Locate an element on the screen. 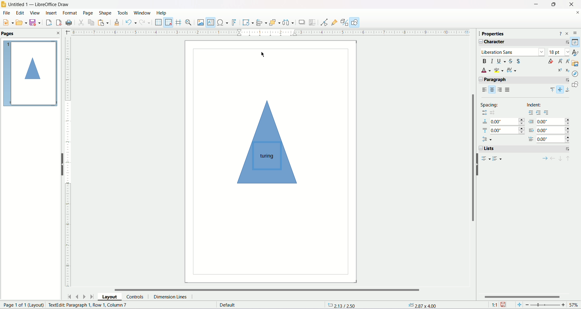 The image size is (581, 309). Helpines while moving is located at coordinates (179, 23).